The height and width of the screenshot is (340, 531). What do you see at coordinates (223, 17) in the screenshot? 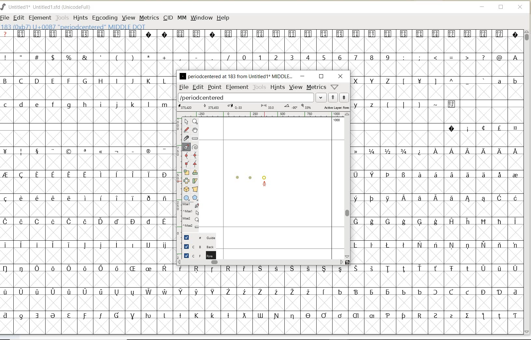
I see `HELP` at bounding box center [223, 17].